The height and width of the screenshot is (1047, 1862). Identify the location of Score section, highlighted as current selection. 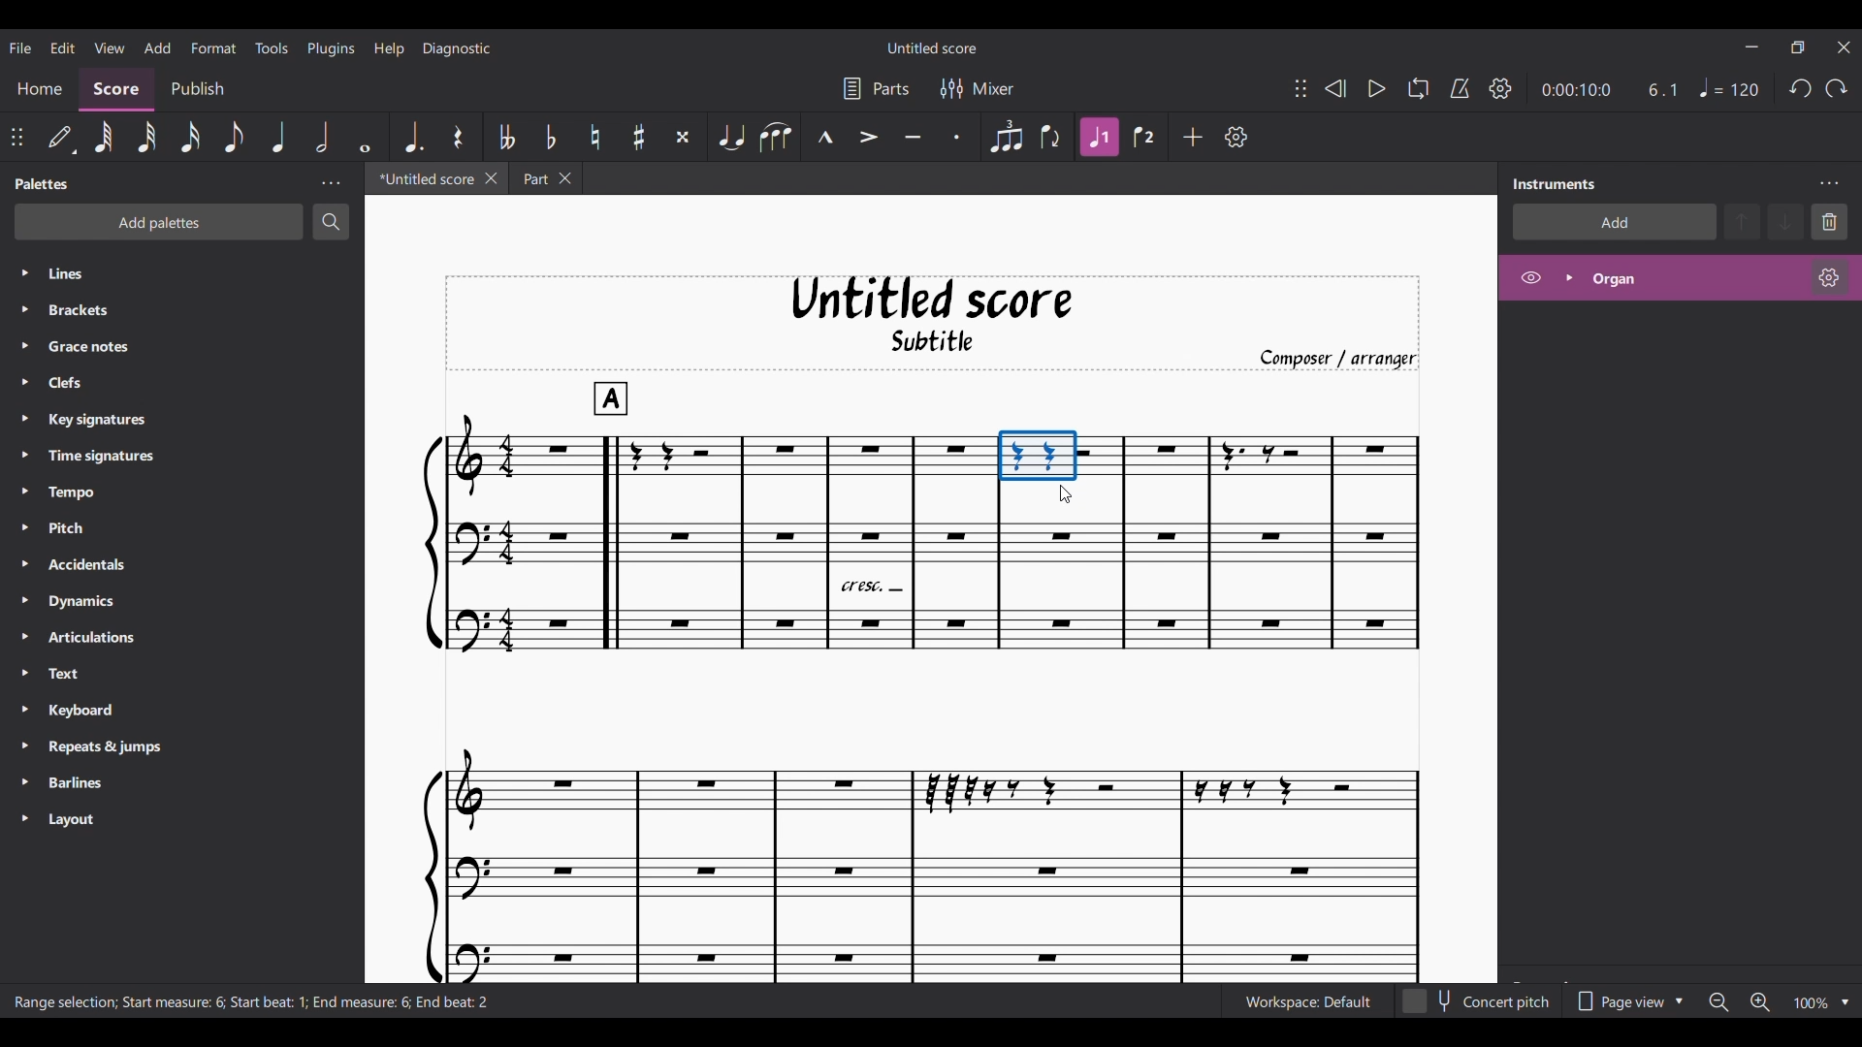
(115, 89).